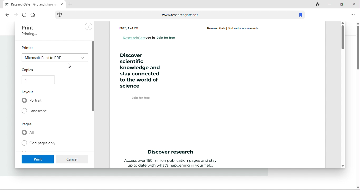  I want to click on vertical scroll bar, so click(342, 37).